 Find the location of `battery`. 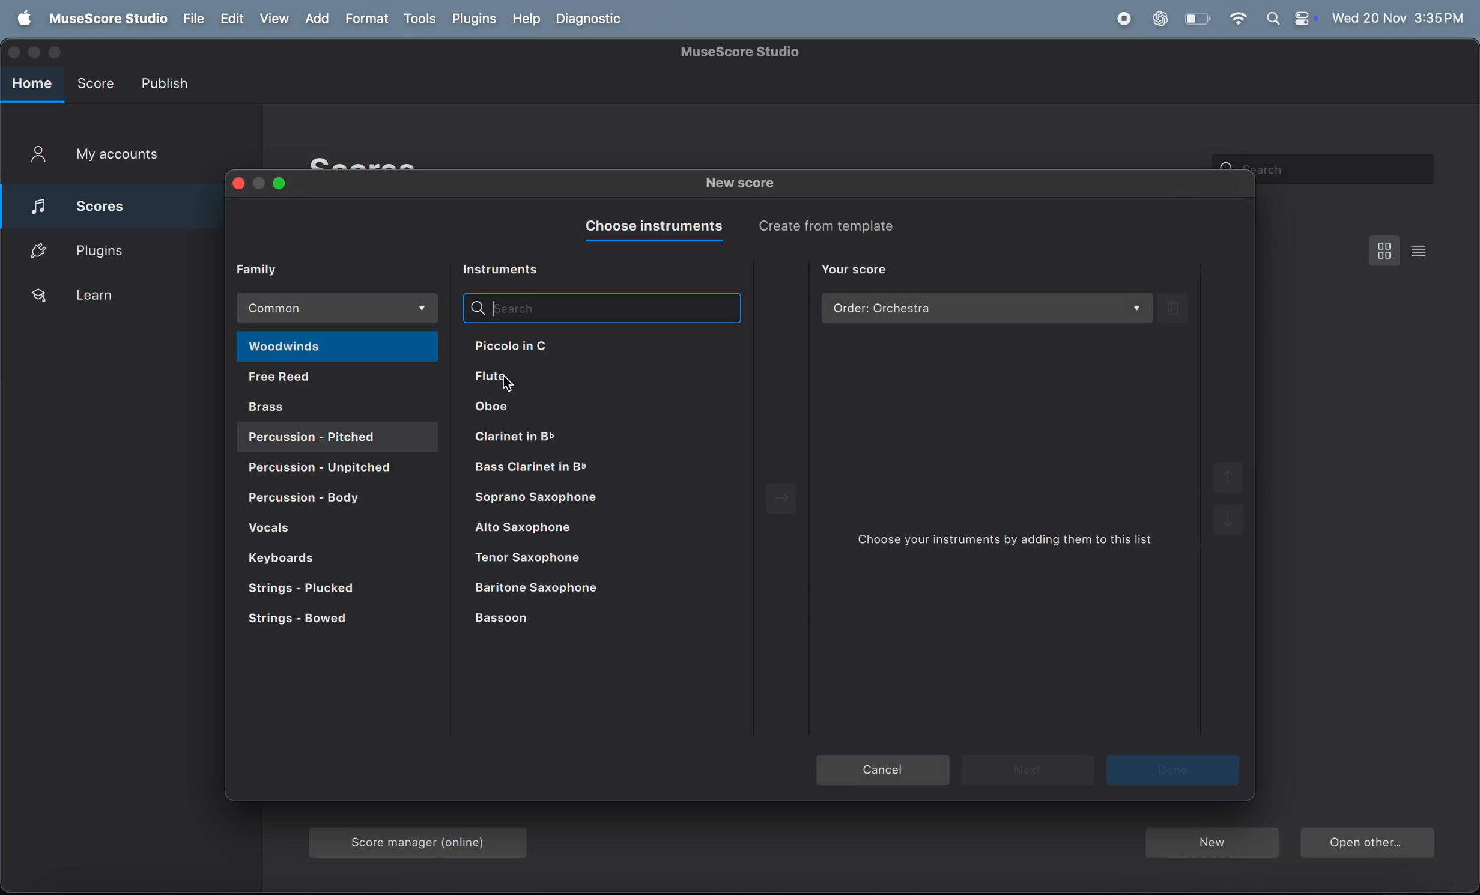

battery is located at coordinates (1195, 19).